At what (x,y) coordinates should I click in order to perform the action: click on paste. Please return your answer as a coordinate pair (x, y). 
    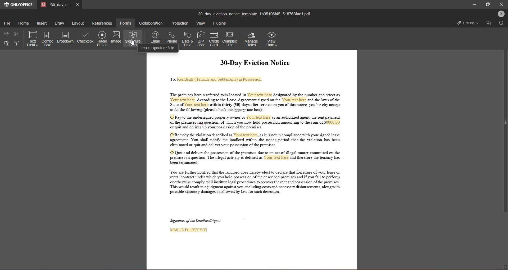
    Looking at the image, I should click on (7, 43).